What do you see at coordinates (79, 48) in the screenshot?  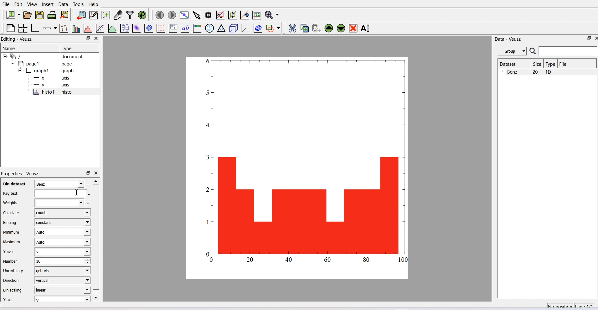 I see `Type` at bounding box center [79, 48].